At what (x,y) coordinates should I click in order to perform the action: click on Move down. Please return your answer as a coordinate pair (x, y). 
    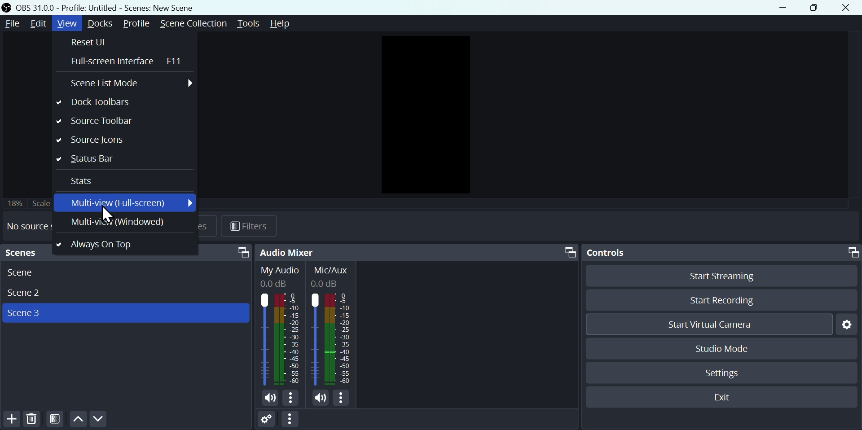
    Looking at the image, I should click on (97, 420).